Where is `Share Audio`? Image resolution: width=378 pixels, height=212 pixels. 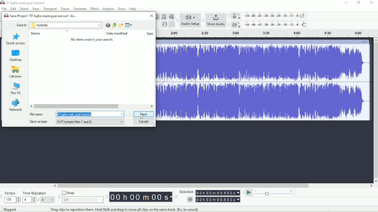 Share Audio is located at coordinates (216, 21).